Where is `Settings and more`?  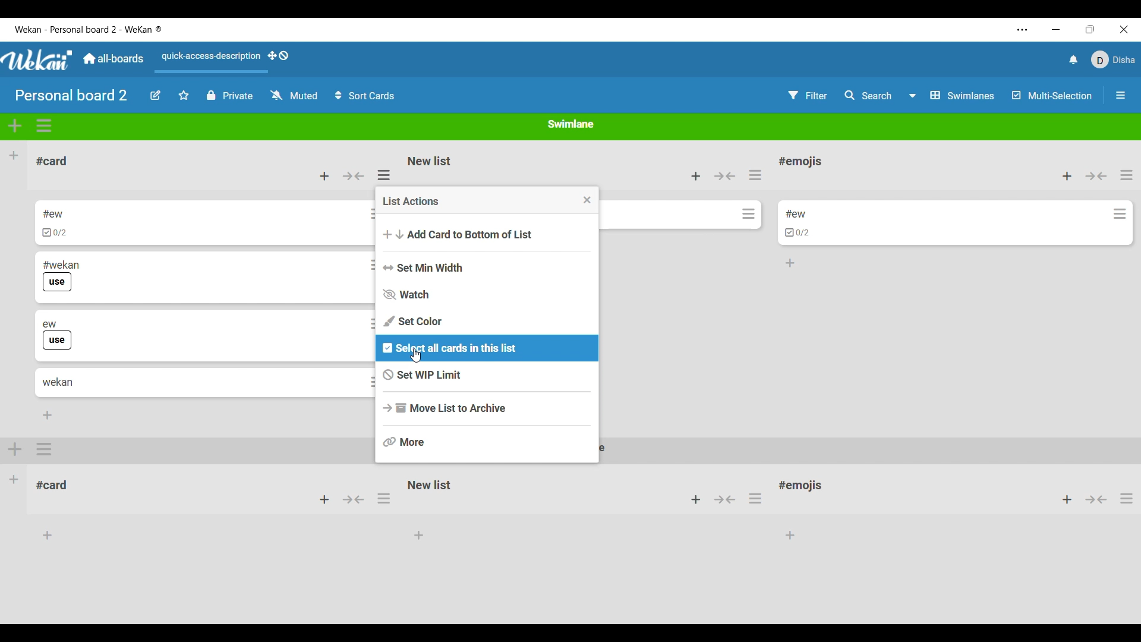
Settings and more is located at coordinates (1022, 30).